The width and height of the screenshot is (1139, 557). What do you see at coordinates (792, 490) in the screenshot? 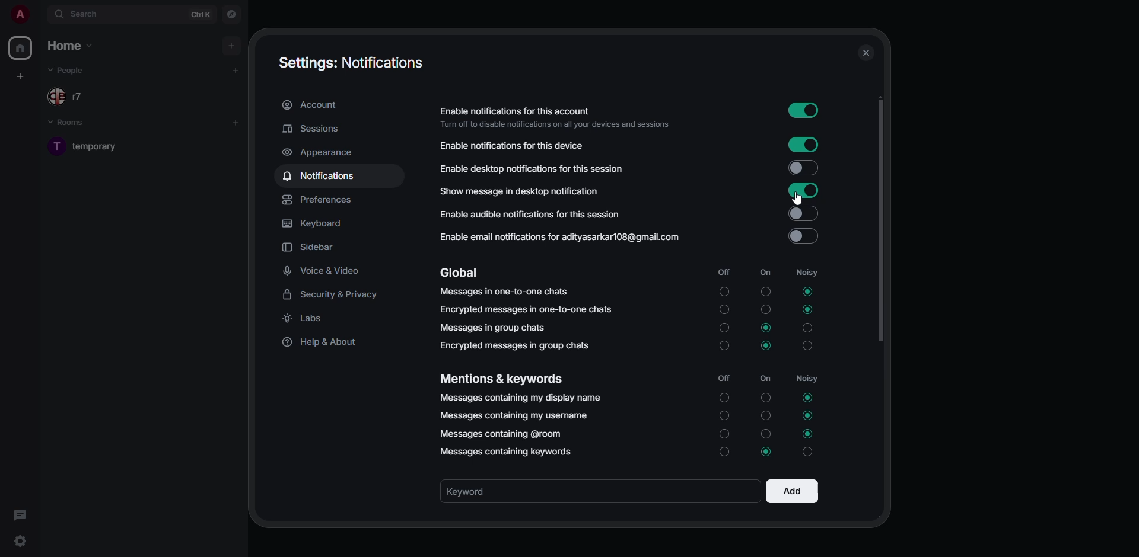
I see `add` at bounding box center [792, 490].